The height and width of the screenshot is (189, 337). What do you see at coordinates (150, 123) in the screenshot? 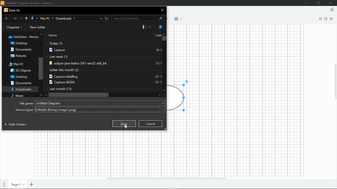
I see `Cancel` at bounding box center [150, 123].